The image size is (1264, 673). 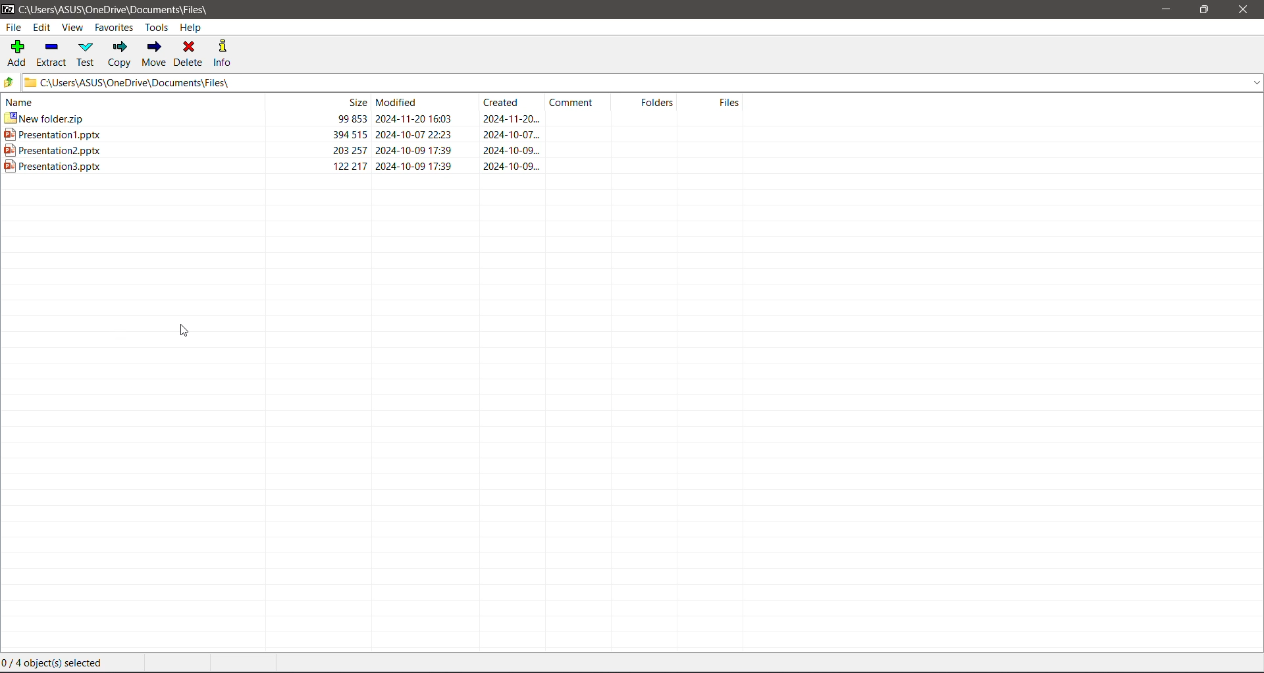 What do you see at coordinates (120, 53) in the screenshot?
I see `Copy` at bounding box center [120, 53].